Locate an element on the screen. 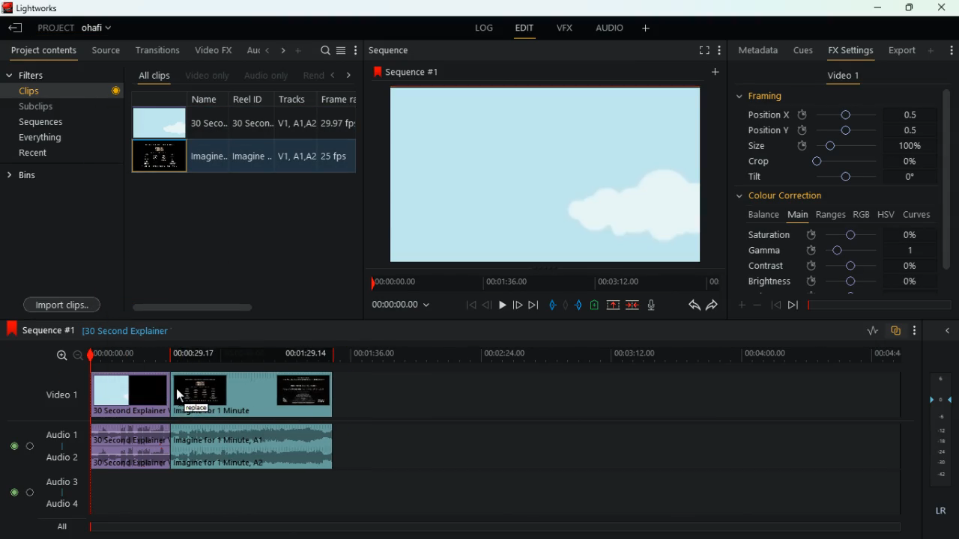  export is located at coordinates (901, 51).